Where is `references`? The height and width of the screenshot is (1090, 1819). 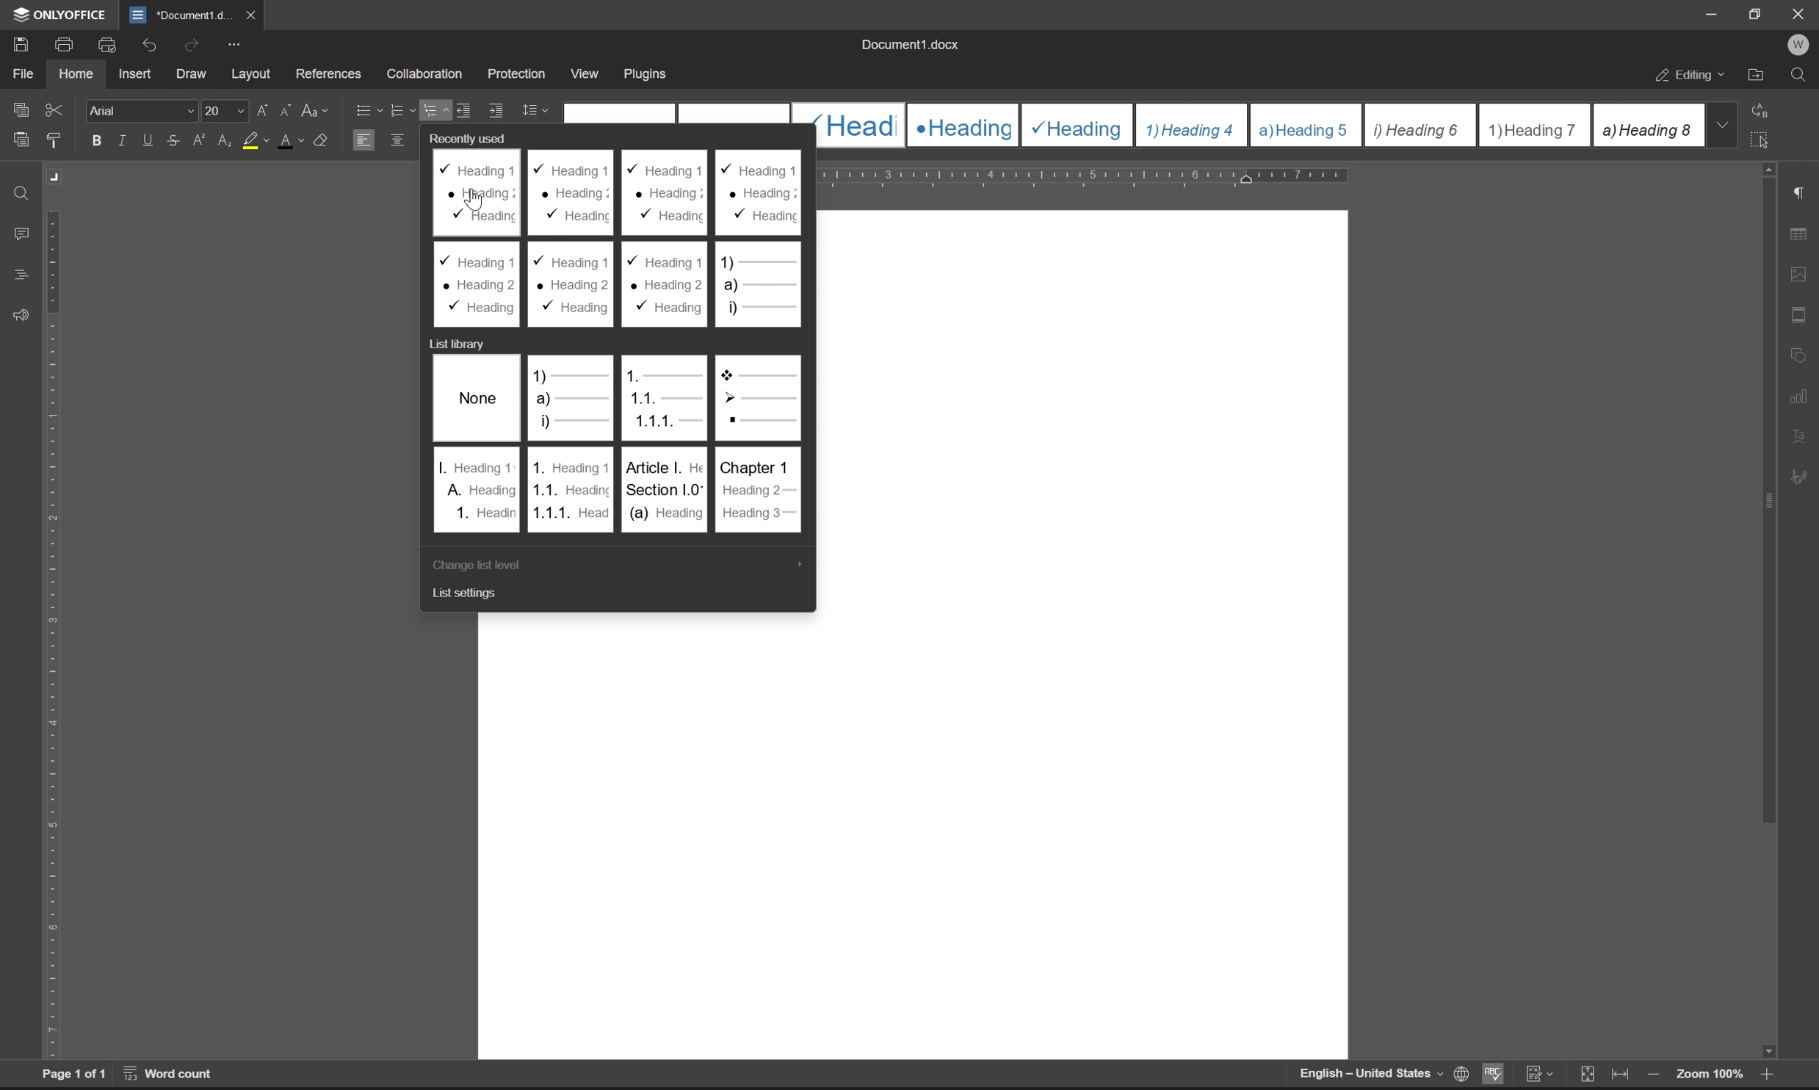
references is located at coordinates (329, 71).